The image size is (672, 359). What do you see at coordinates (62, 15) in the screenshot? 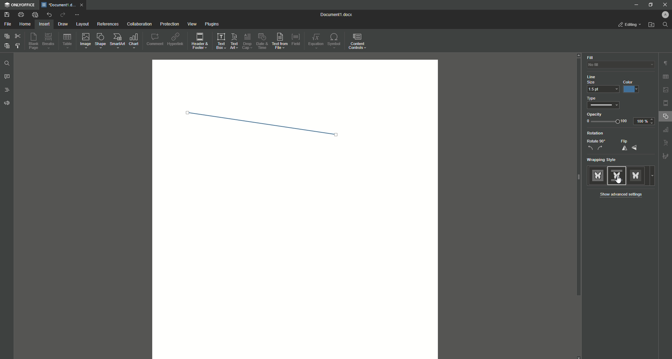
I see `Redo` at bounding box center [62, 15].